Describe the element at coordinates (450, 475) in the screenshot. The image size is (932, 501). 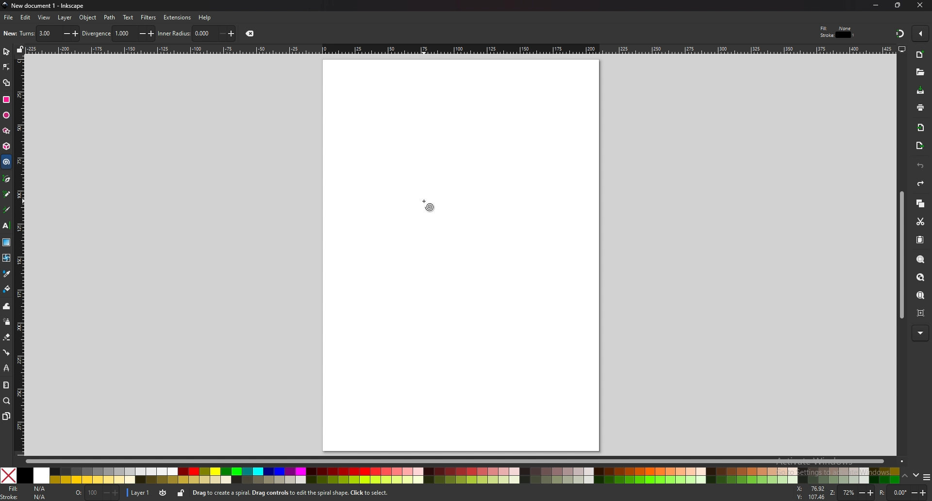
I see `colors` at that location.